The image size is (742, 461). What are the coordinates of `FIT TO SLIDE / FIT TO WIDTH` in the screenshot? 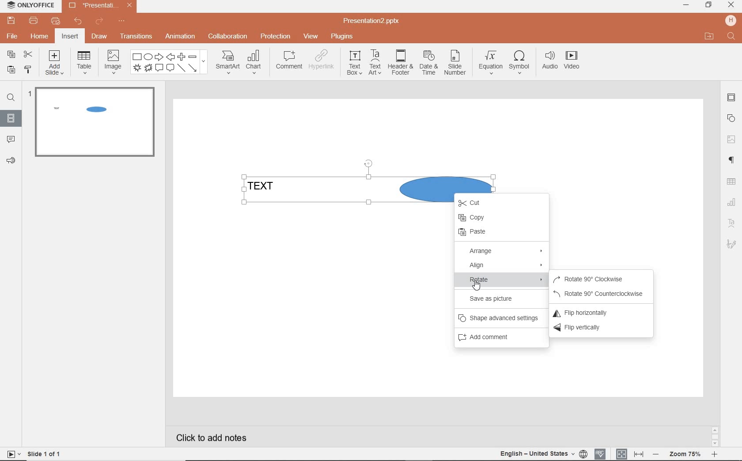 It's located at (630, 453).